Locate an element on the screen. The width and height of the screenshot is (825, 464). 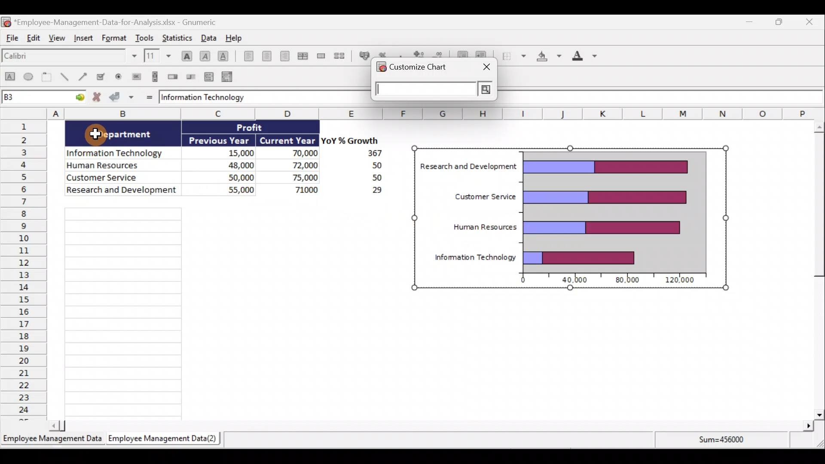
Font size is located at coordinates (159, 56).